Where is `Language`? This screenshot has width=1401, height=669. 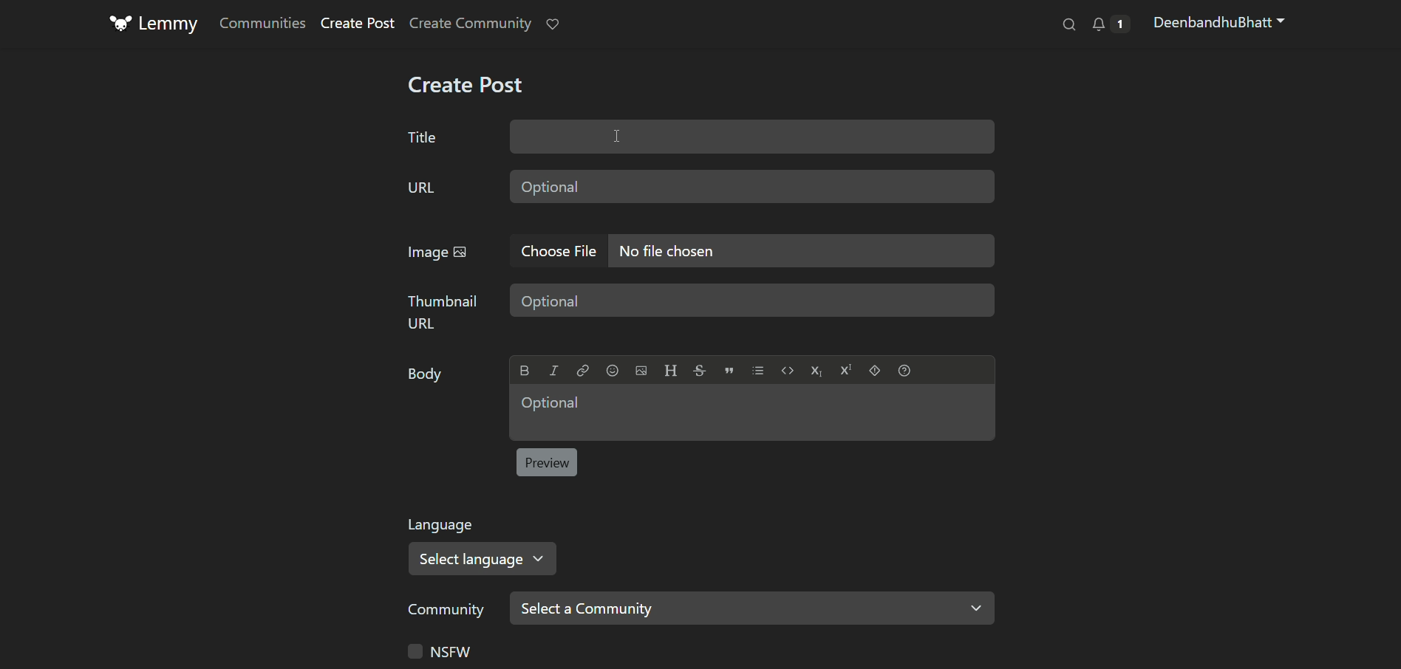 Language is located at coordinates (446, 525).